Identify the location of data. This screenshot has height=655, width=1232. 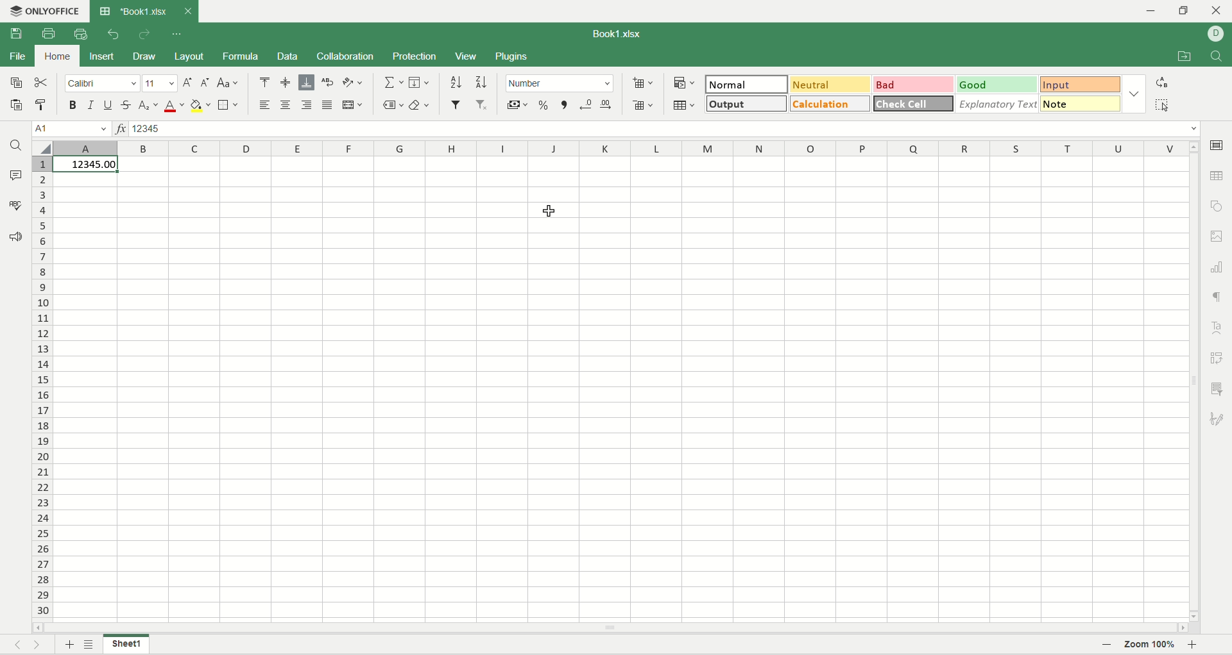
(287, 57).